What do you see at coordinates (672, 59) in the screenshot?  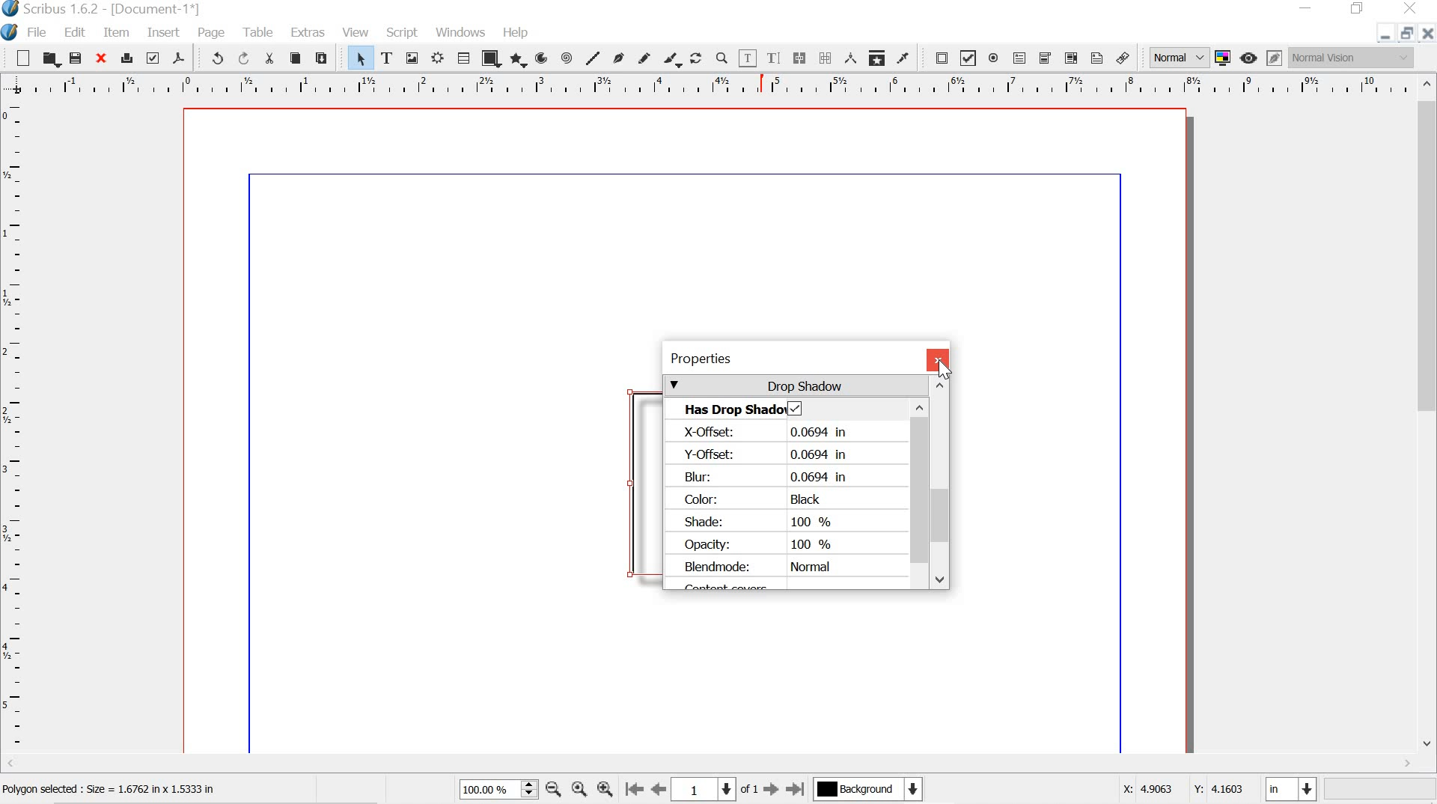 I see `calligraphic line` at bounding box center [672, 59].